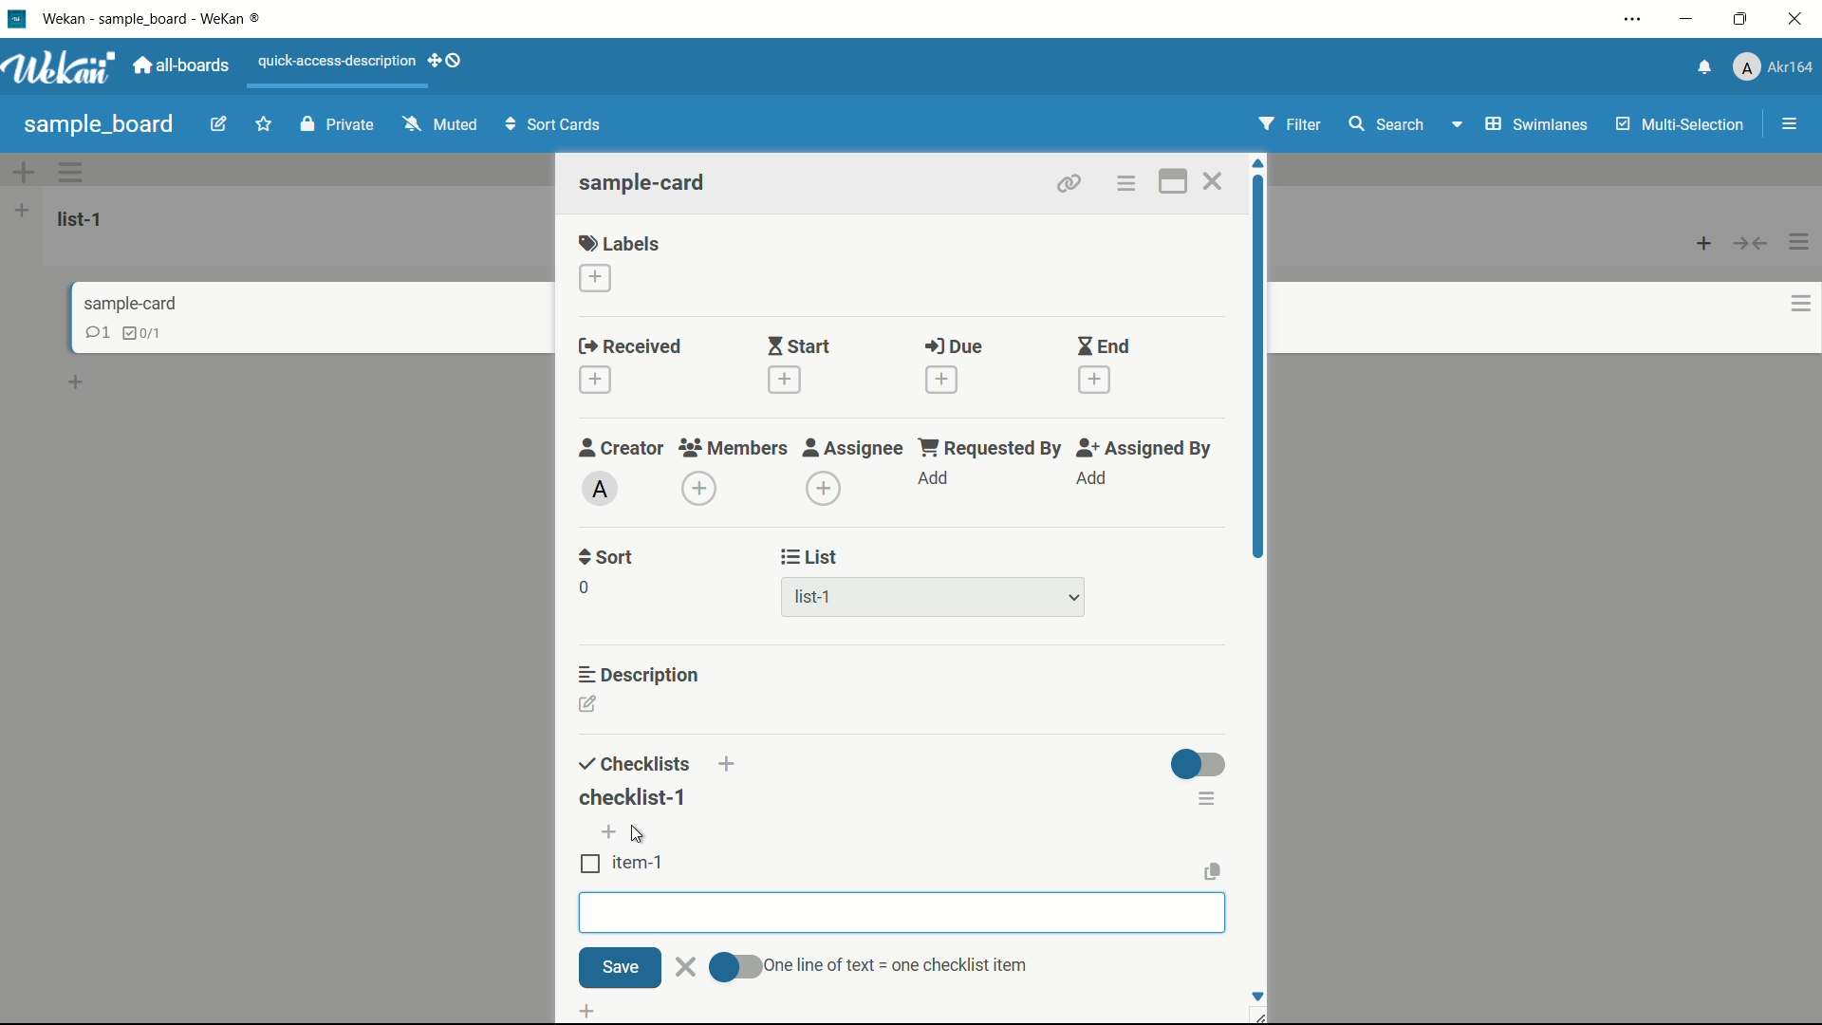  Describe the element at coordinates (812, 559) in the screenshot. I see `list` at that location.